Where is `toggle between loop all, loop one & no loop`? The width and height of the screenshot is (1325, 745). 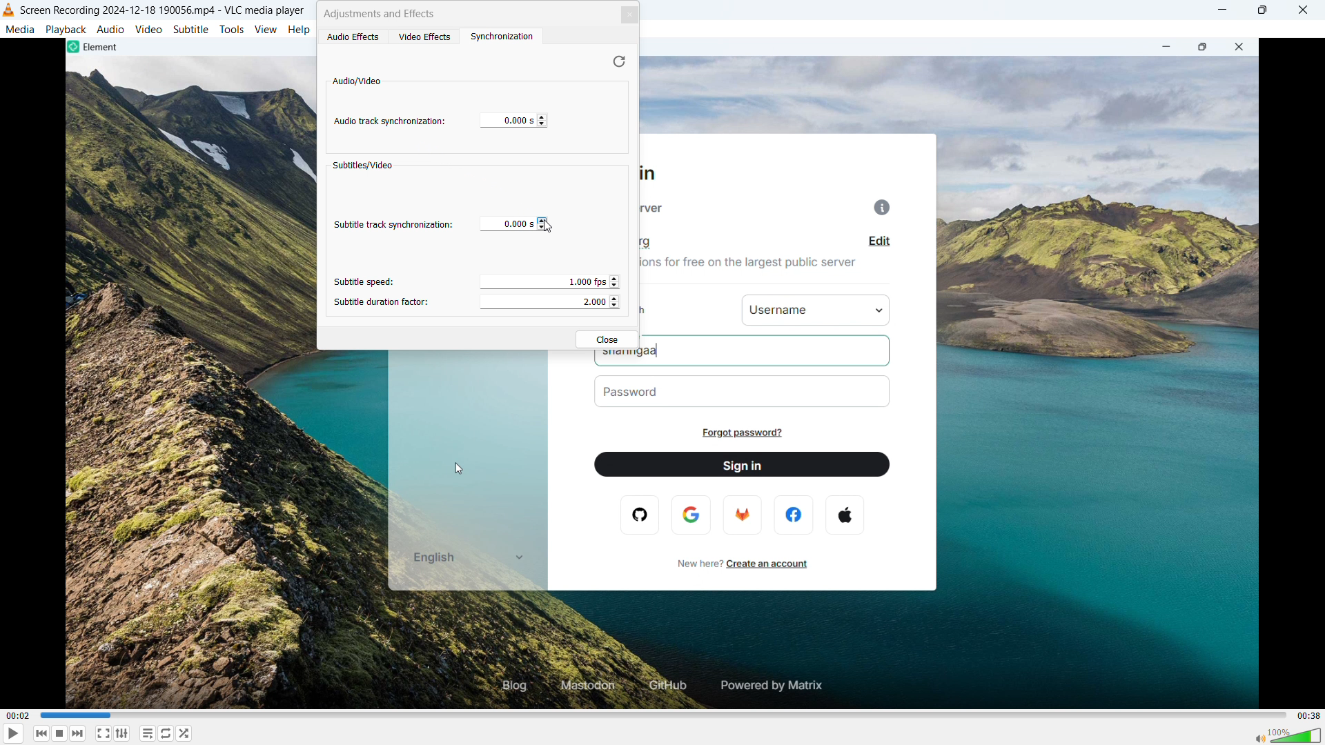 toggle between loop all, loop one & no loop is located at coordinates (166, 733).